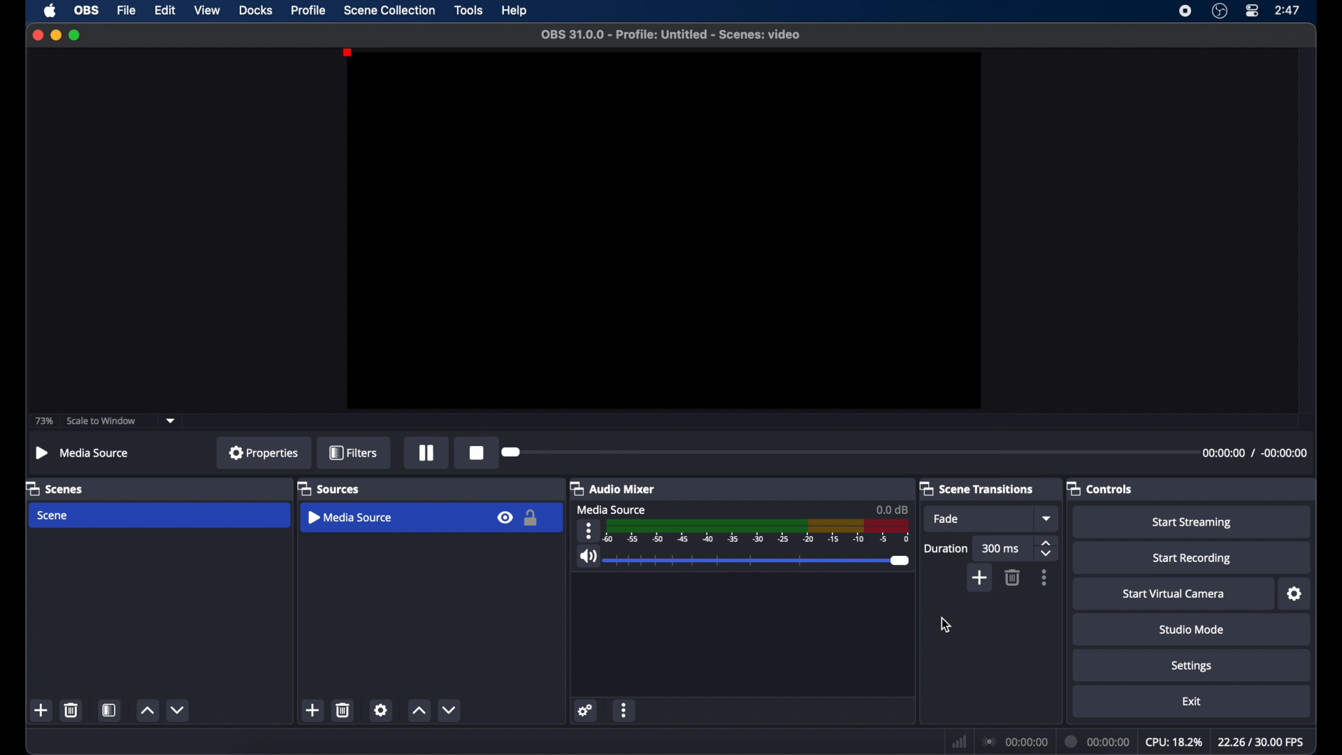 This screenshot has width=1342, height=755. Describe the element at coordinates (587, 556) in the screenshot. I see `volume` at that location.